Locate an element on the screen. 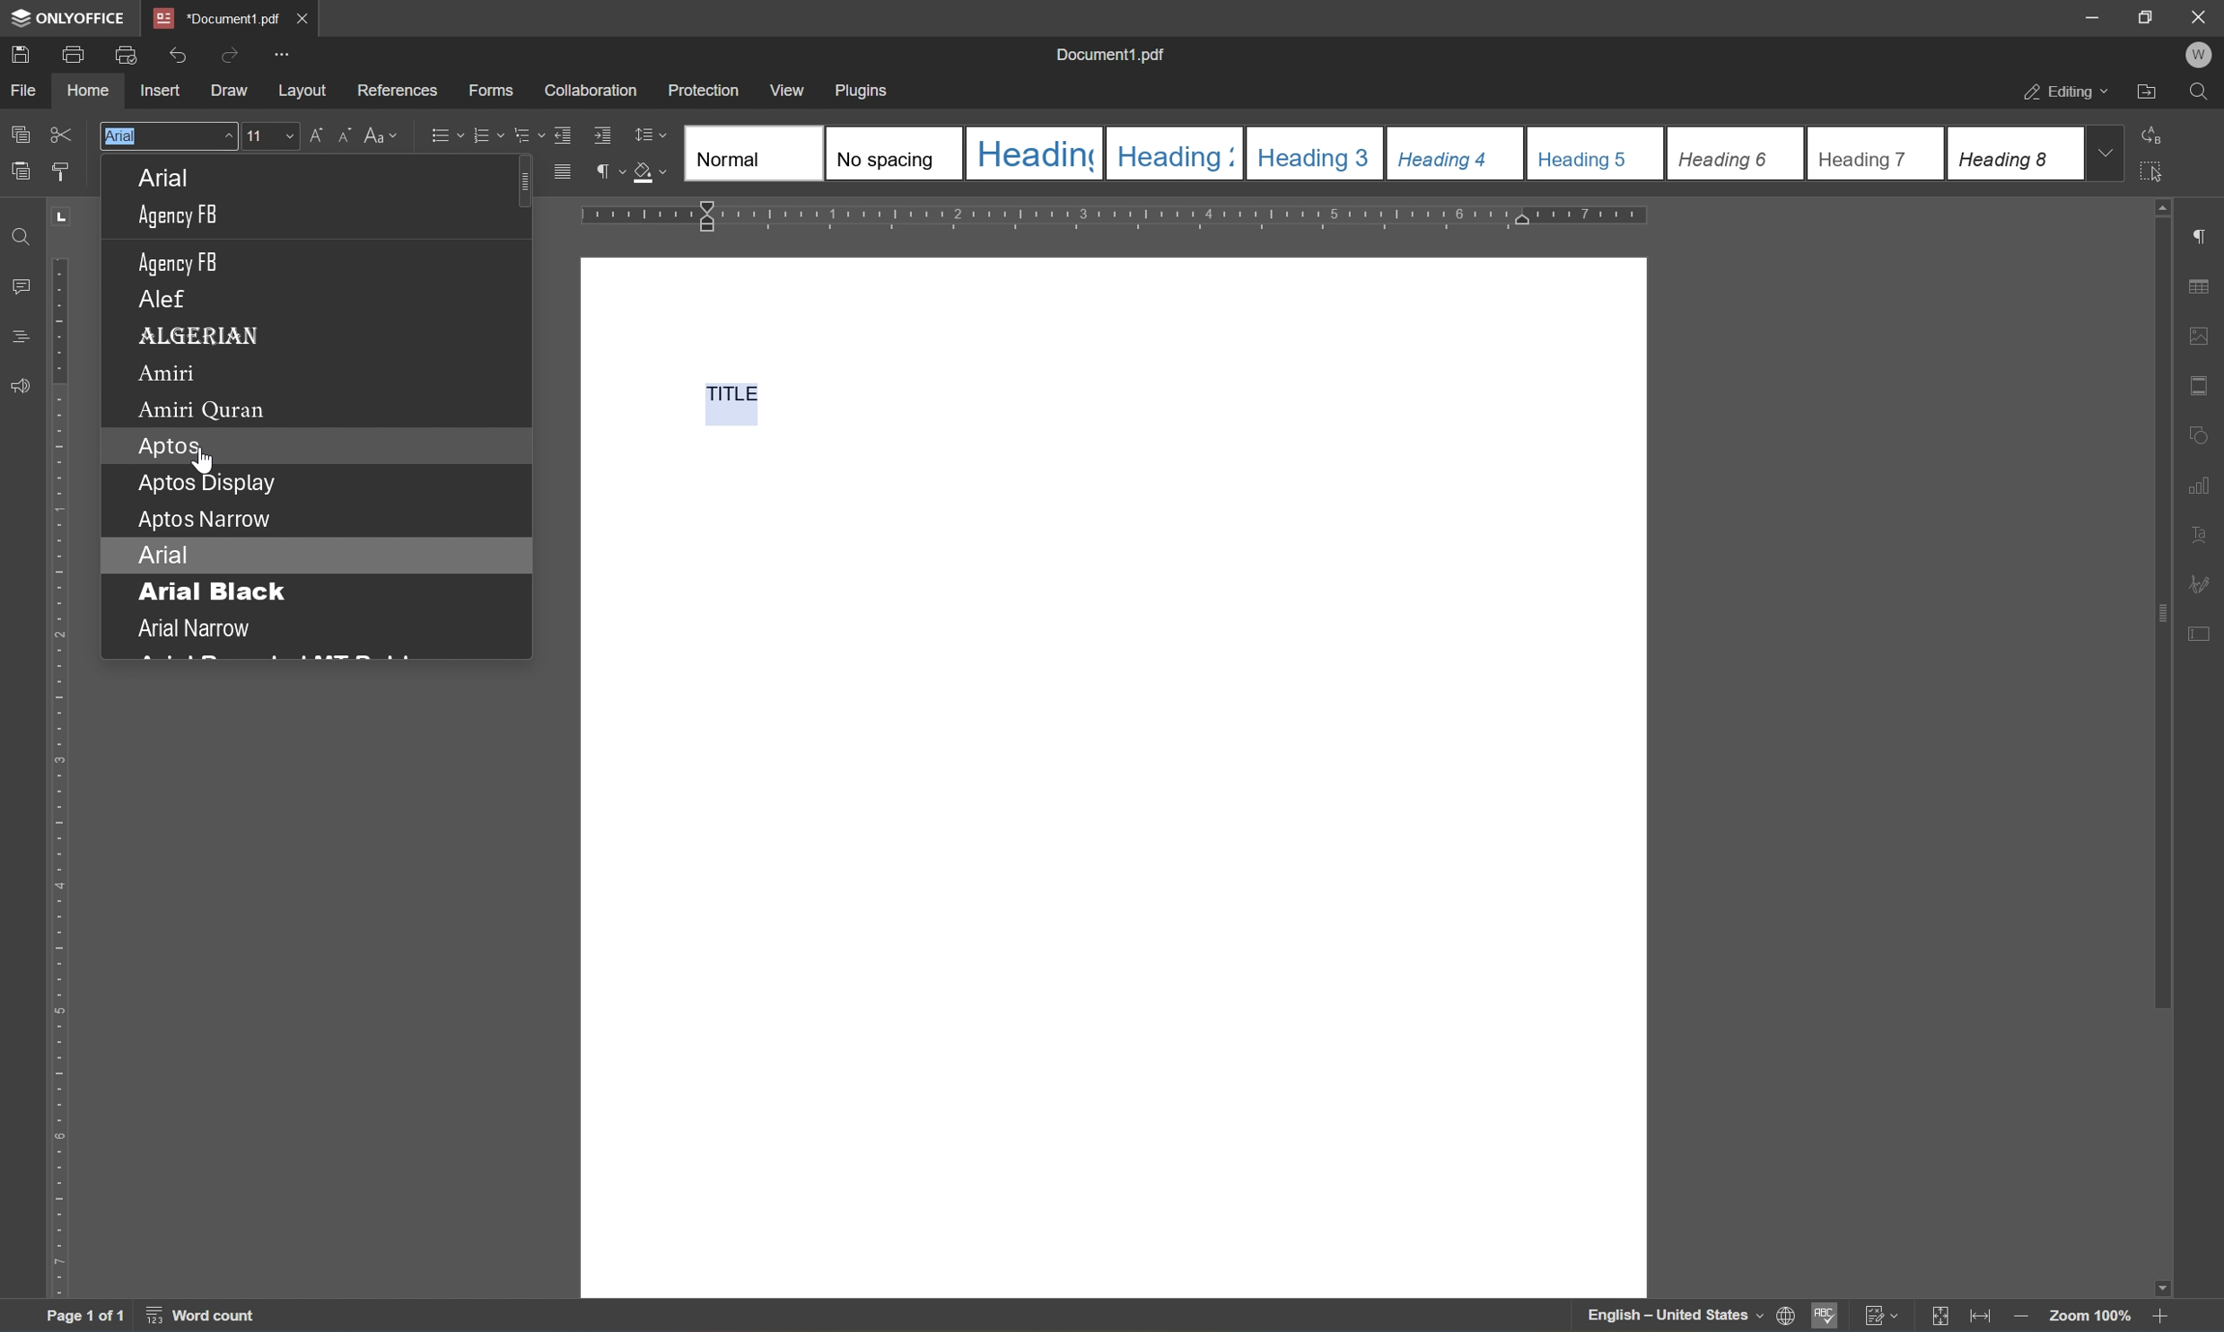  table settings is located at coordinates (2204, 285).